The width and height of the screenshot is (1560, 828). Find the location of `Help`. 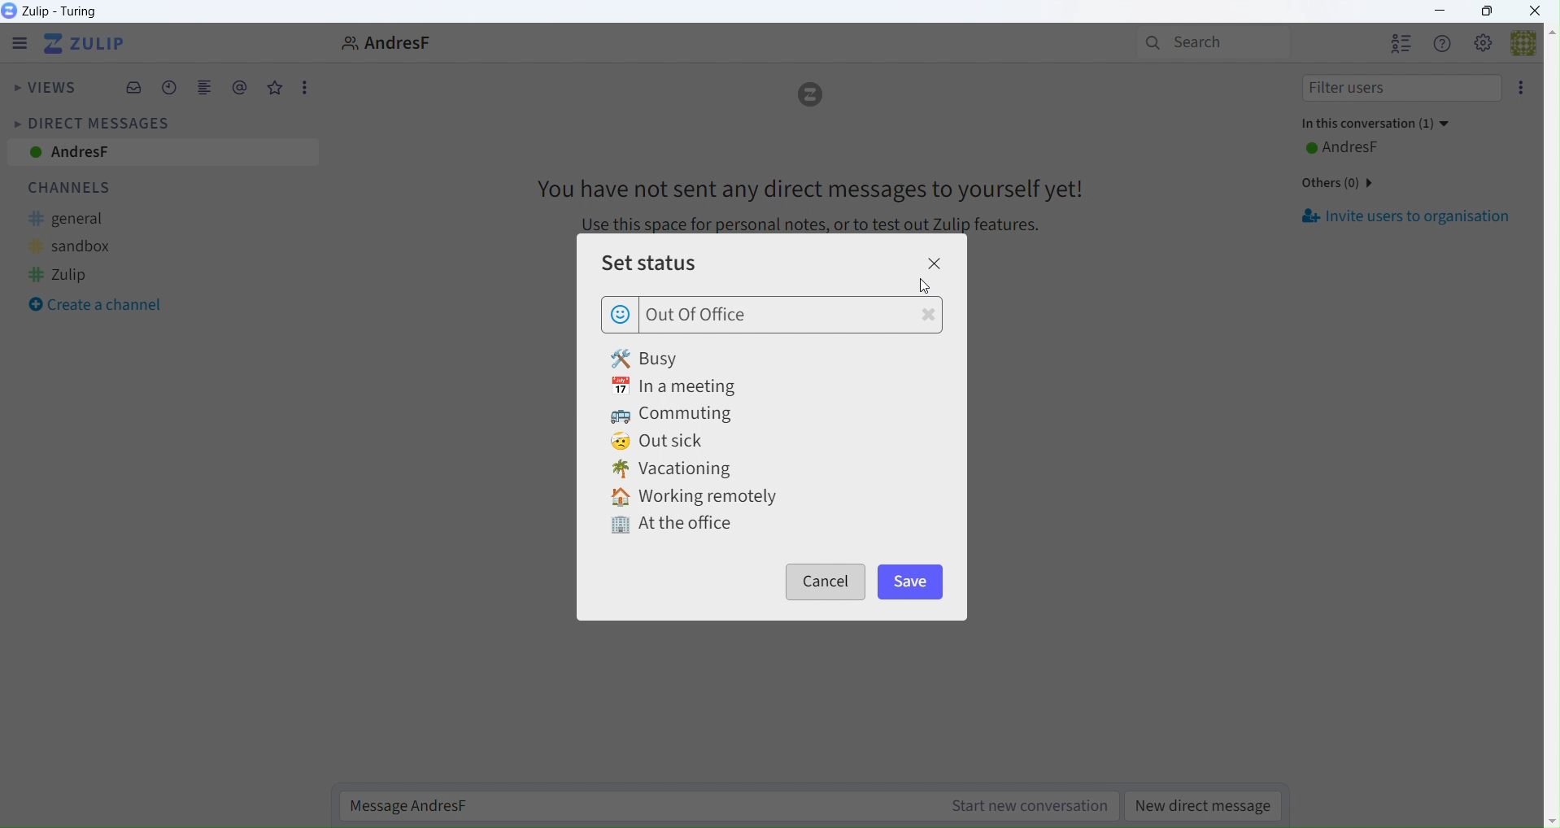

Help is located at coordinates (1443, 45).